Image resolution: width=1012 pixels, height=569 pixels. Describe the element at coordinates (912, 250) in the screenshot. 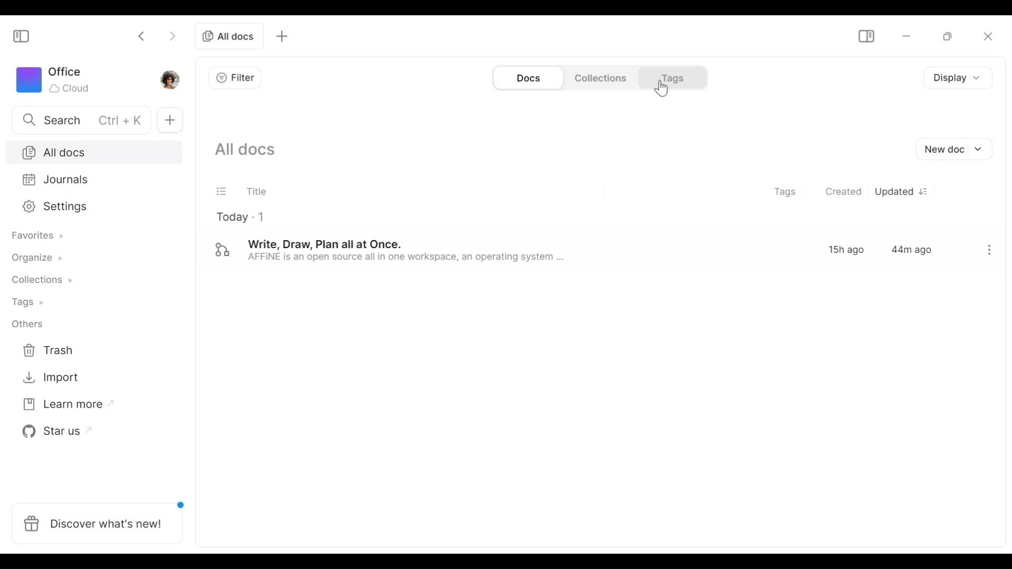

I see `44m ago` at that location.